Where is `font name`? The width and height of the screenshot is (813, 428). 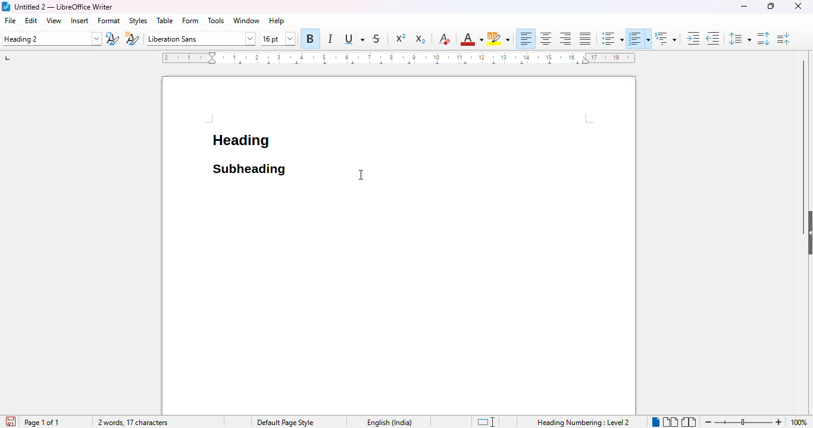 font name is located at coordinates (201, 39).